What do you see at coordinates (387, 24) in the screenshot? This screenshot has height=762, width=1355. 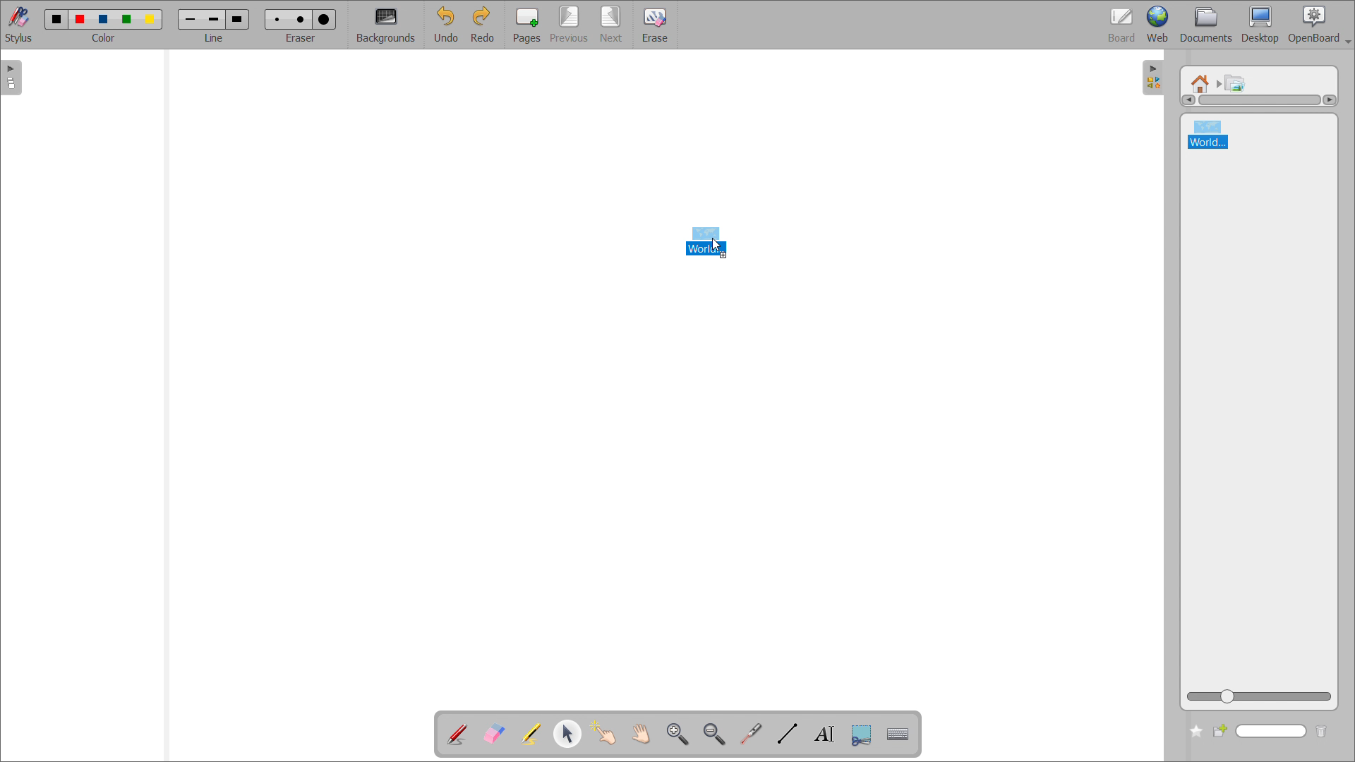 I see `backgrounds` at bounding box center [387, 24].